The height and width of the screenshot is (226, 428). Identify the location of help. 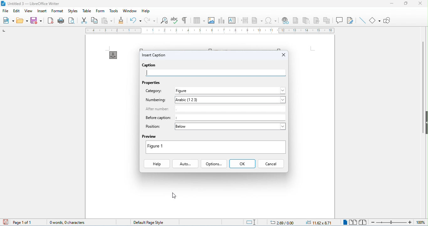
(146, 11).